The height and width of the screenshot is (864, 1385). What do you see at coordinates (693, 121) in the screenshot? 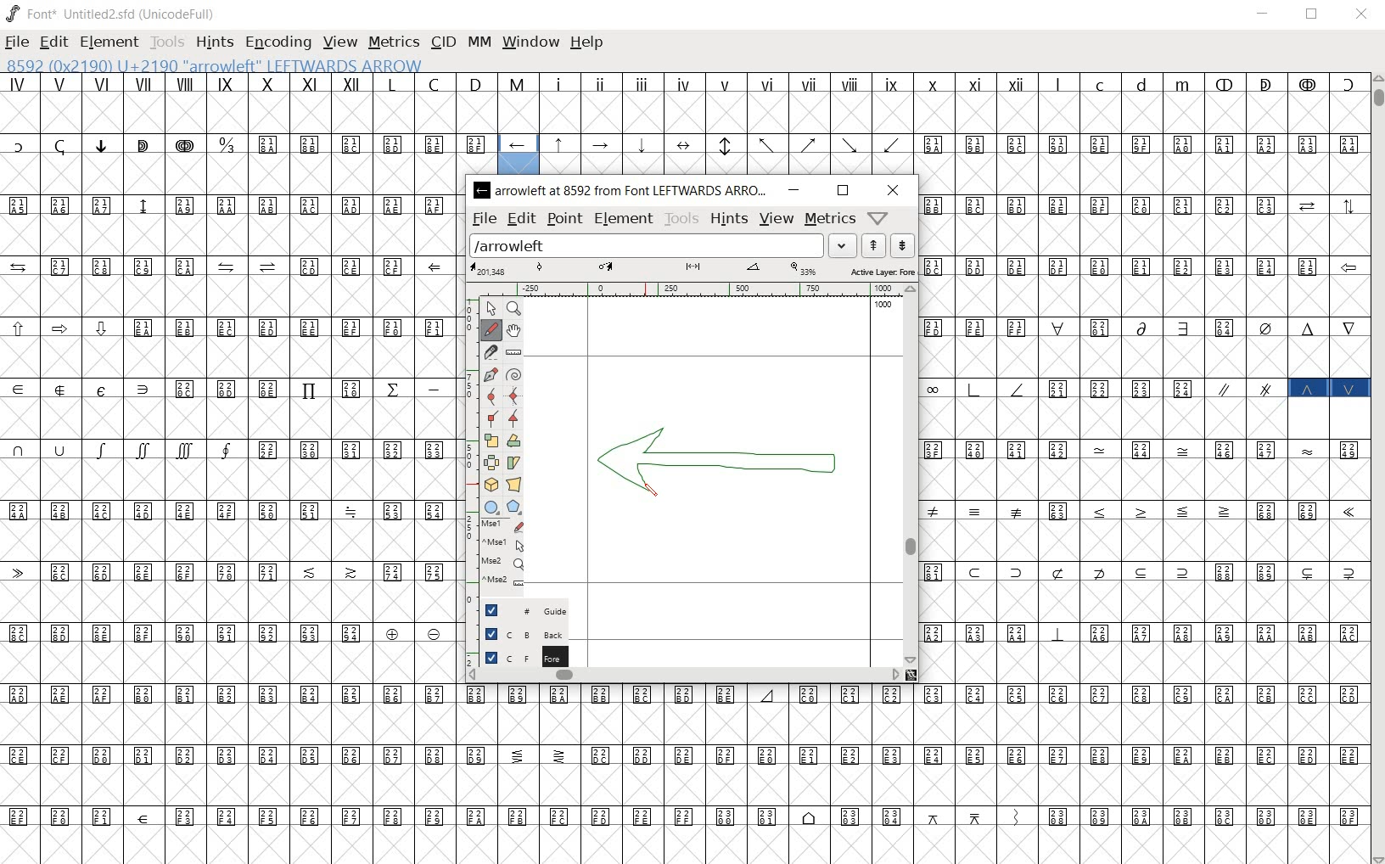
I see `glyph` at bounding box center [693, 121].